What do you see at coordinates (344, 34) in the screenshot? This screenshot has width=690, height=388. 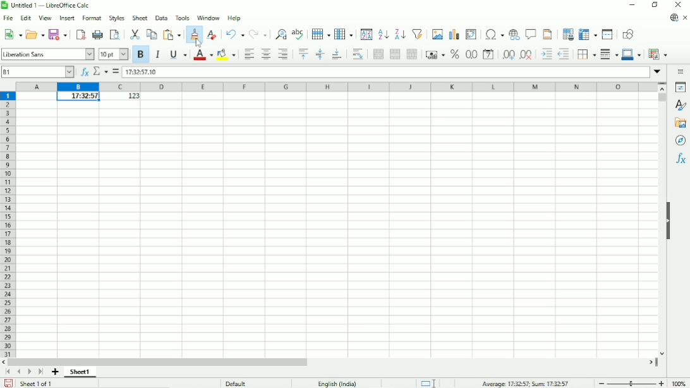 I see `Columns` at bounding box center [344, 34].